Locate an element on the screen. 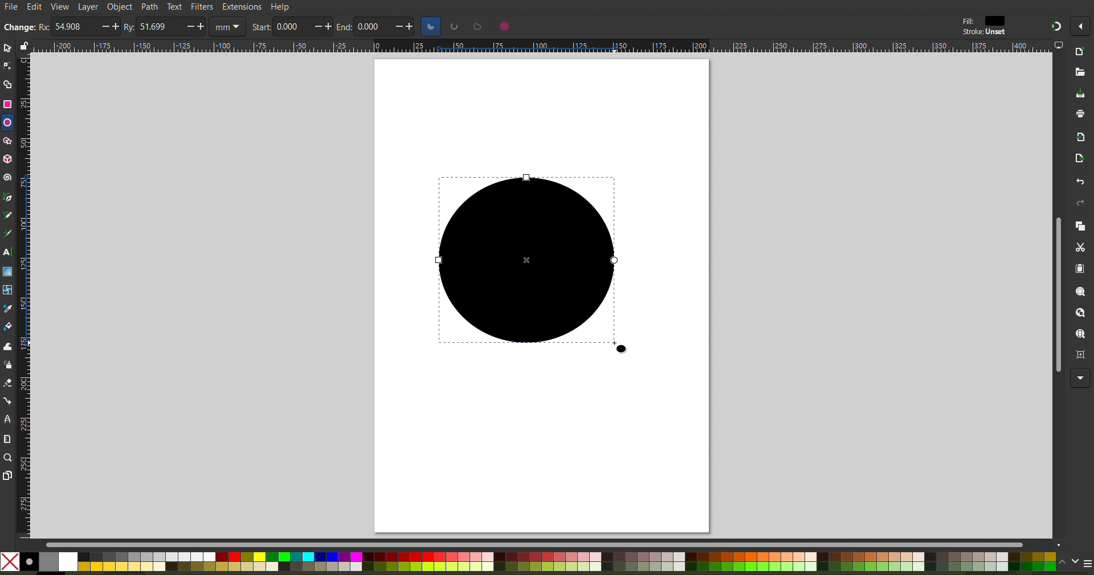 This screenshot has width=1094, height=575. circle options is located at coordinates (479, 26).